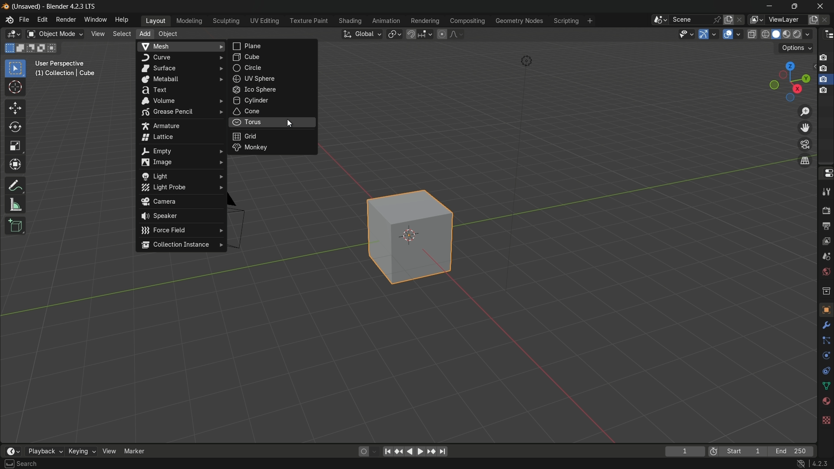 The image size is (834, 469). What do you see at coordinates (179, 113) in the screenshot?
I see `grease pencil` at bounding box center [179, 113].